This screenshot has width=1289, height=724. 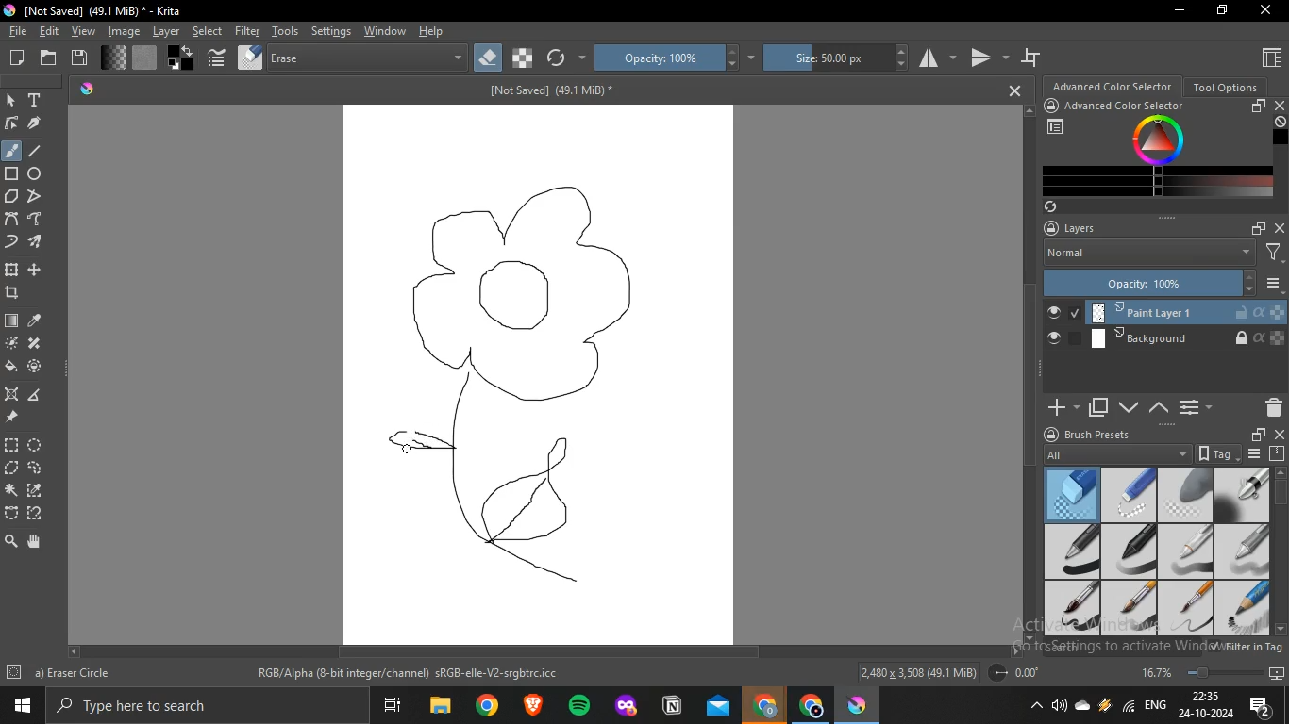 I want to click on Close, so click(x=1010, y=90).